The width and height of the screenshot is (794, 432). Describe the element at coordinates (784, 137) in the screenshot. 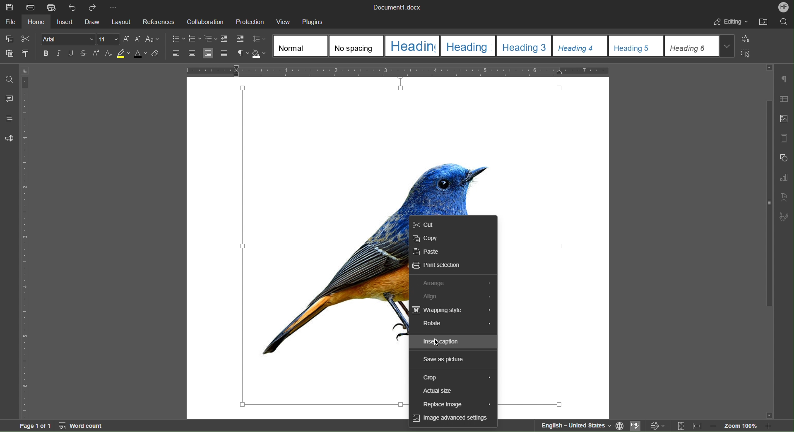

I see `Page Template` at that location.